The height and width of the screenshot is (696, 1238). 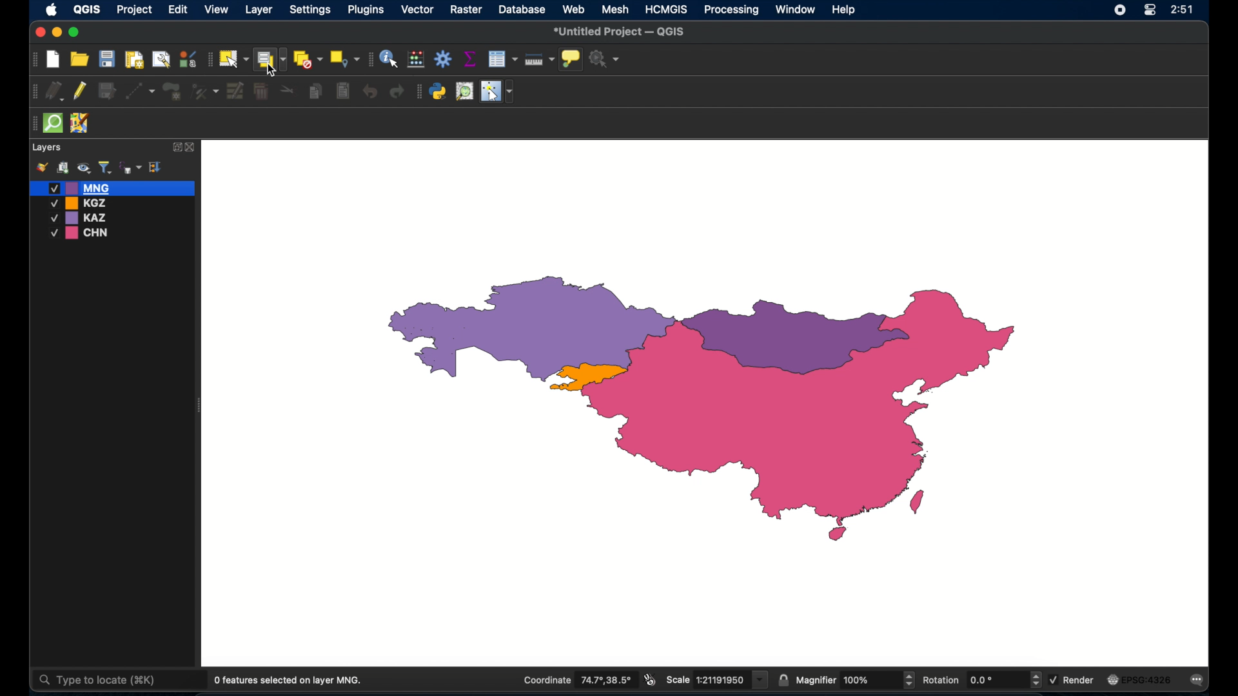 What do you see at coordinates (418, 10) in the screenshot?
I see `vector` at bounding box center [418, 10].